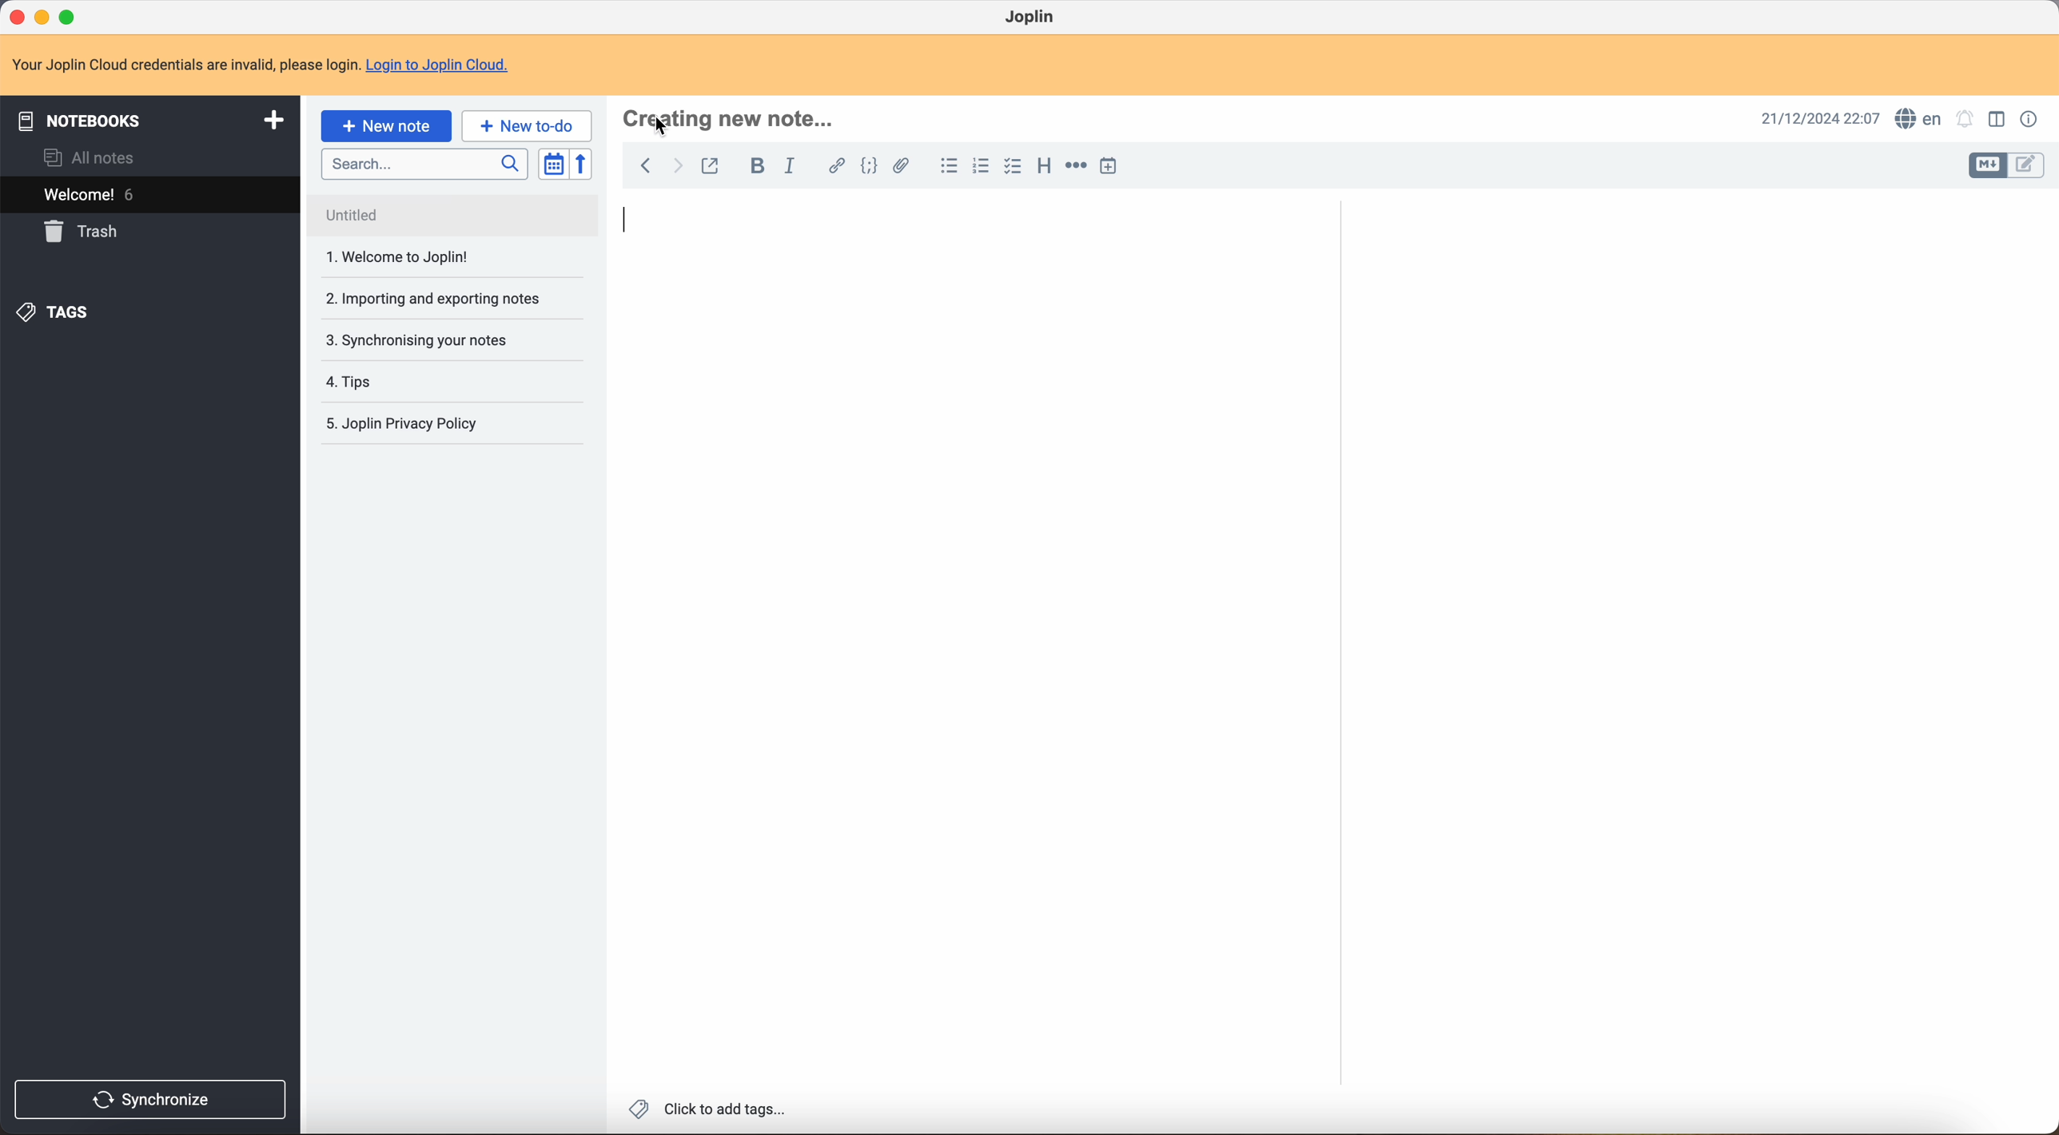 This screenshot has width=2059, height=1135. Describe the element at coordinates (2027, 166) in the screenshot. I see `toggle edit layout` at that location.